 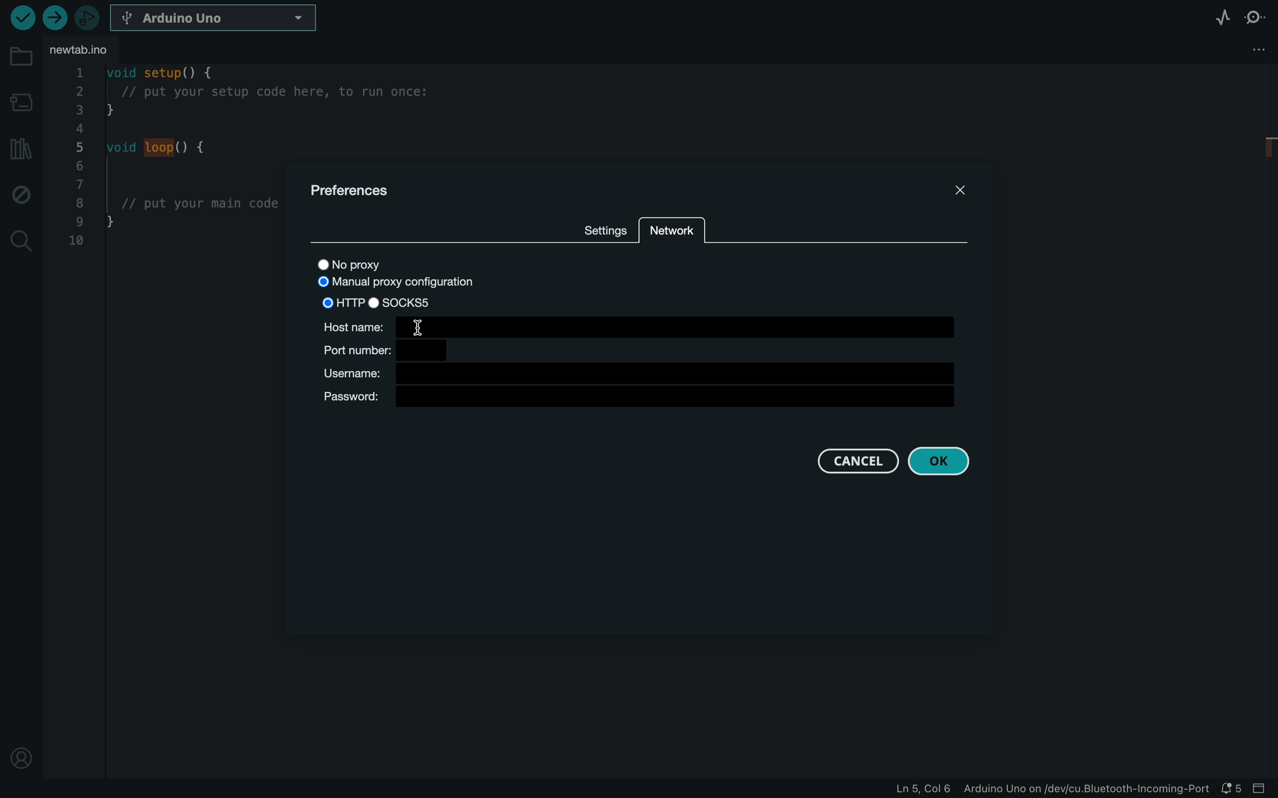 I want to click on file setting, so click(x=1235, y=49).